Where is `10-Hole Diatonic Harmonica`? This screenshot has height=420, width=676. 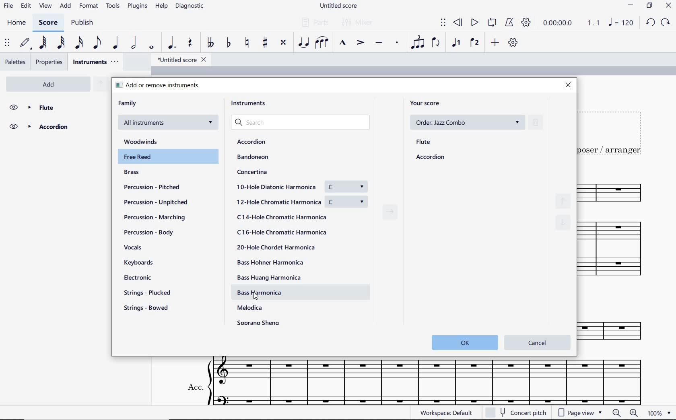 10-Hole Diatonic Harmonica is located at coordinates (301, 186).